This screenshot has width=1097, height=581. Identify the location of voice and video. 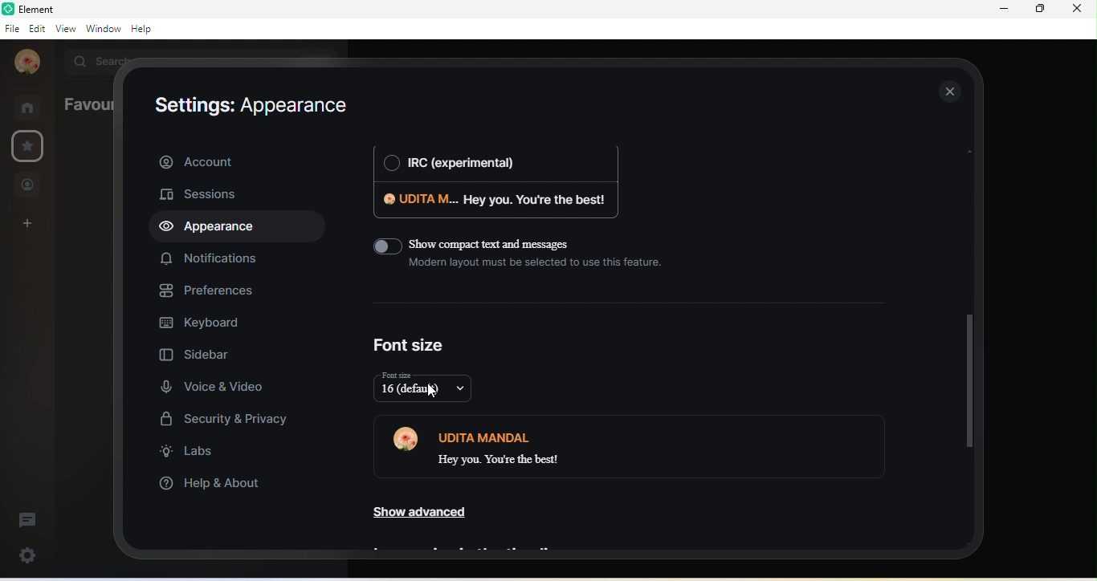
(217, 384).